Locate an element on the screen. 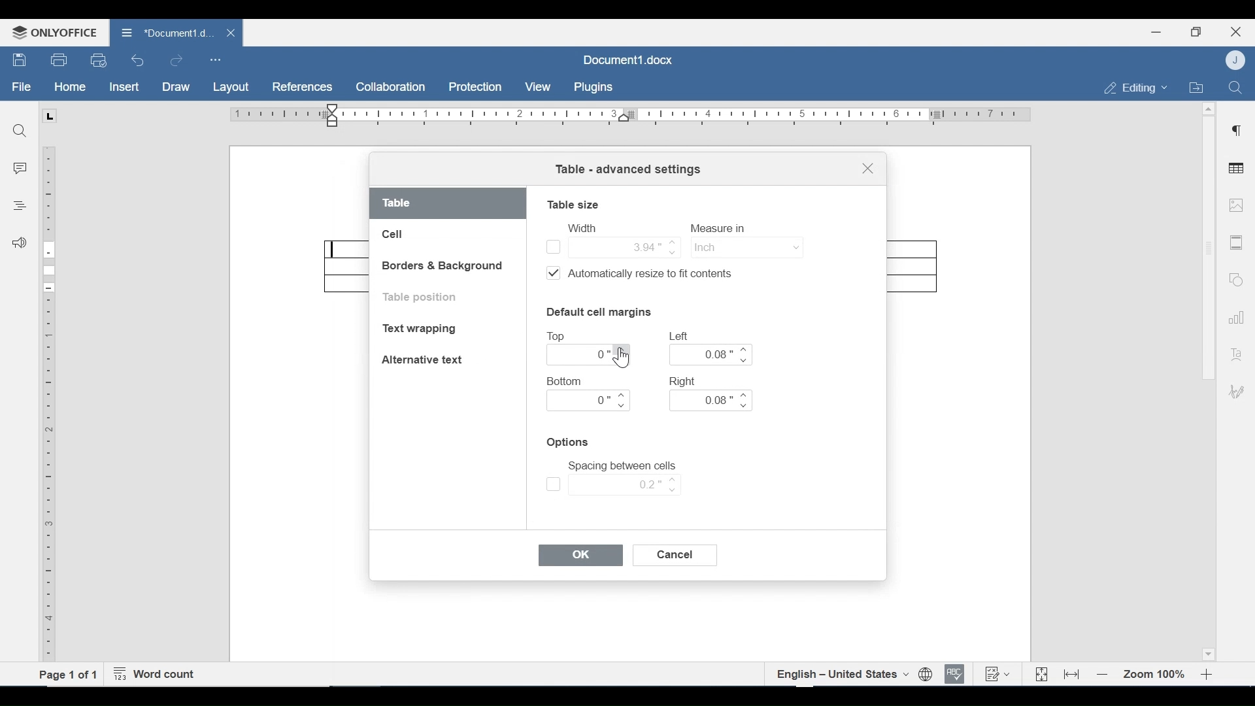 This screenshot has height=706, width=1255. Table position is located at coordinates (424, 297).